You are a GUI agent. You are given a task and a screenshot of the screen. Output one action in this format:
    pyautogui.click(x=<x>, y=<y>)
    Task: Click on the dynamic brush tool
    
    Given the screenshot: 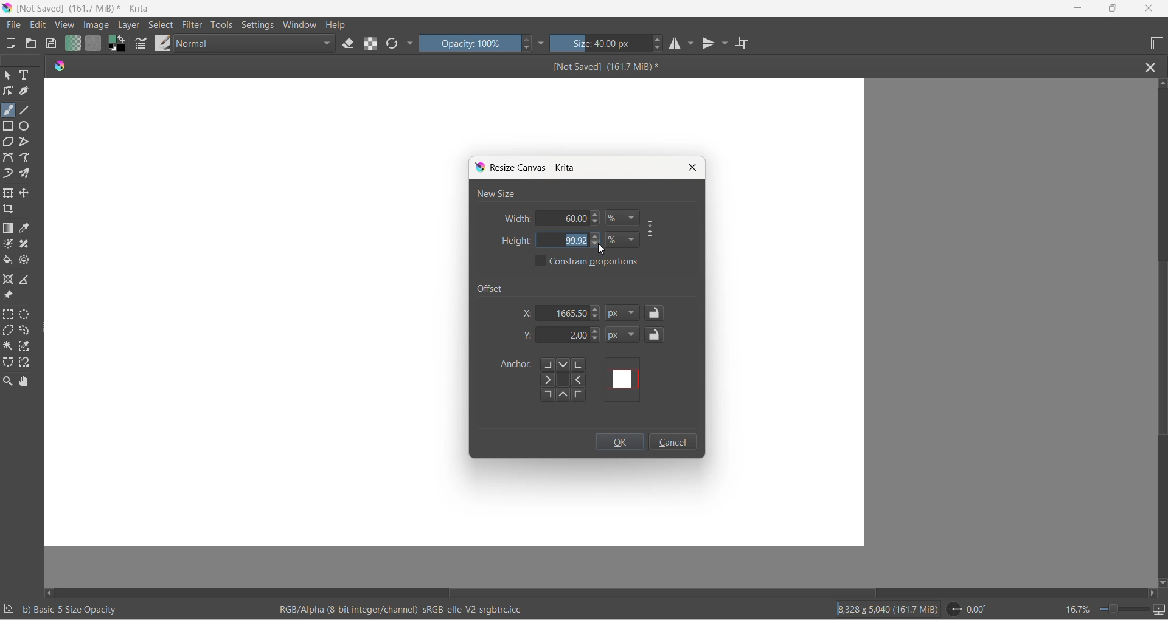 What is the action you would take?
    pyautogui.click(x=9, y=174)
    